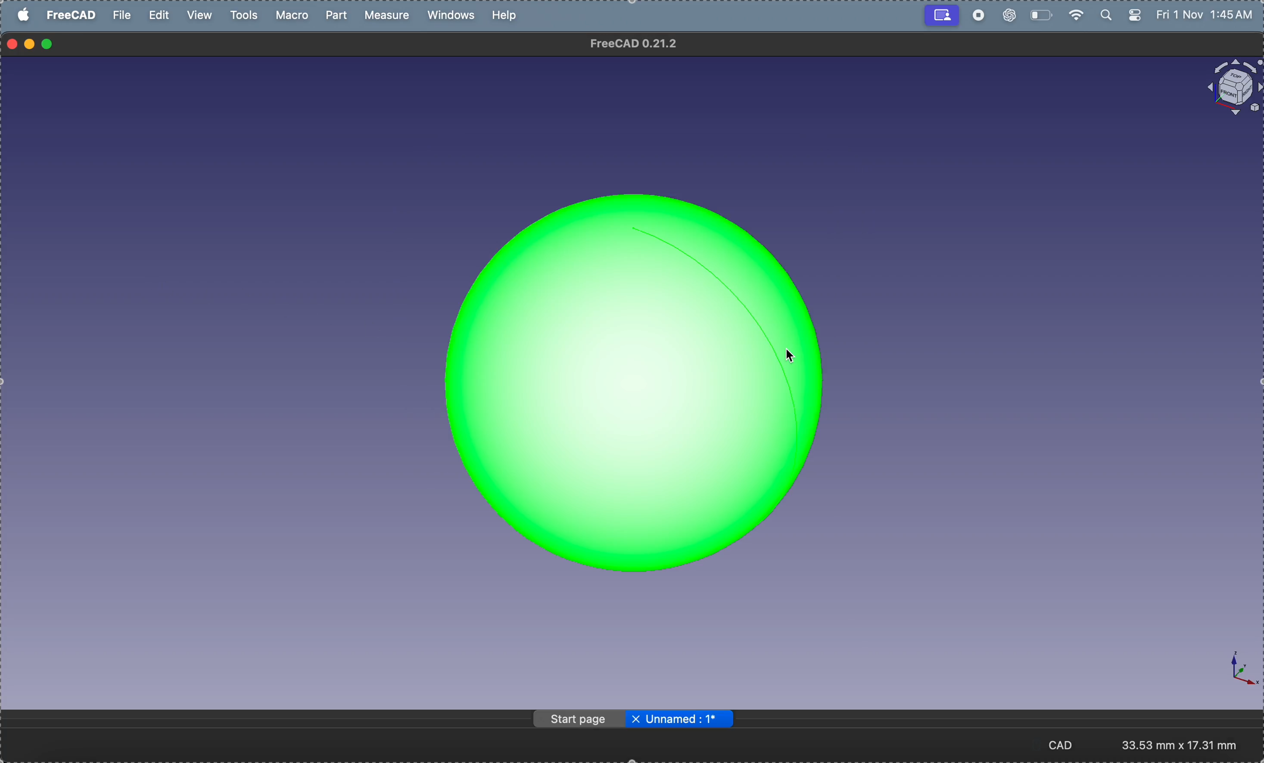  What do you see at coordinates (1227, 89) in the screenshot?
I see `object view` at bounding box center [1227, 89].